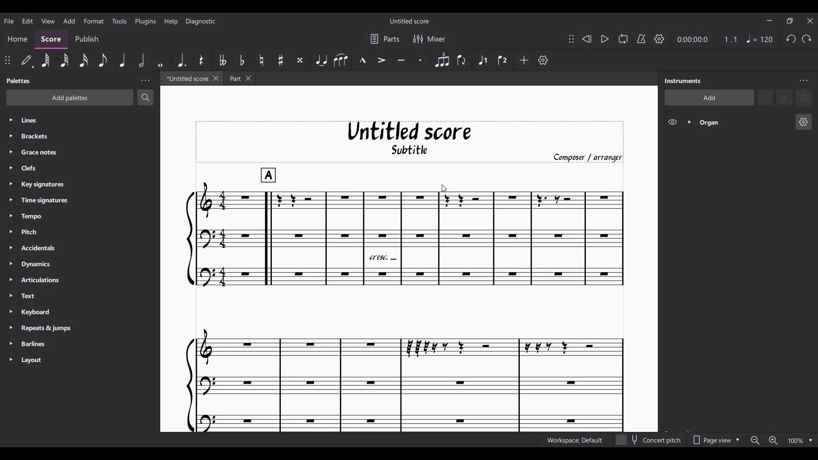 Image resolution: width=818 pixels, height=460 pixels. I want to click on Parts settings, so click(385, 39).